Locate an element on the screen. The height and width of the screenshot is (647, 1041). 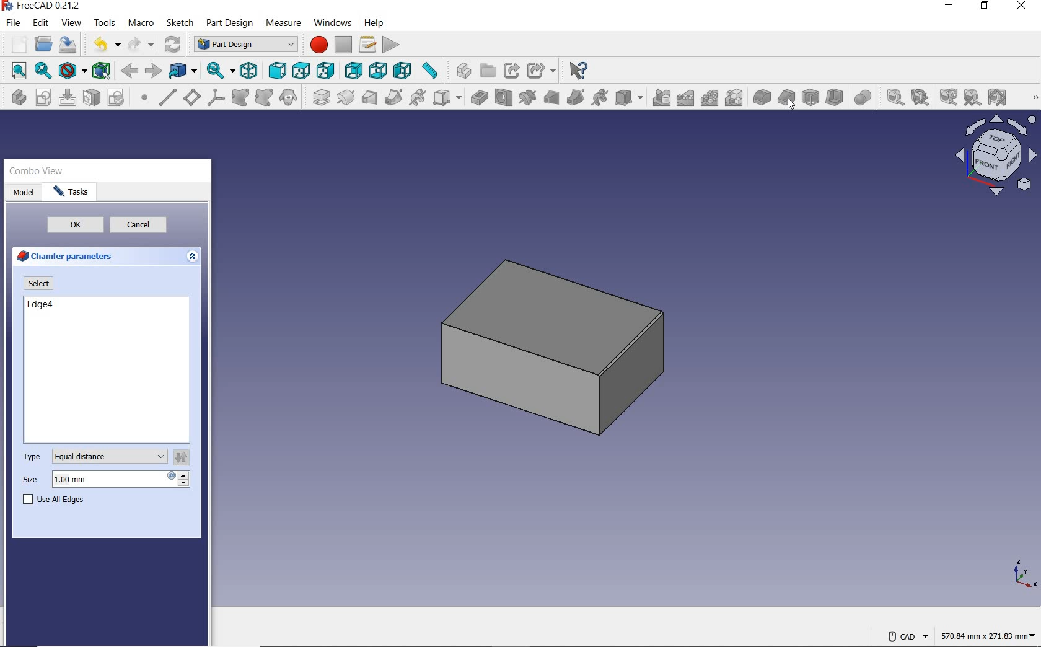
save is located at coordinates (68, 45).